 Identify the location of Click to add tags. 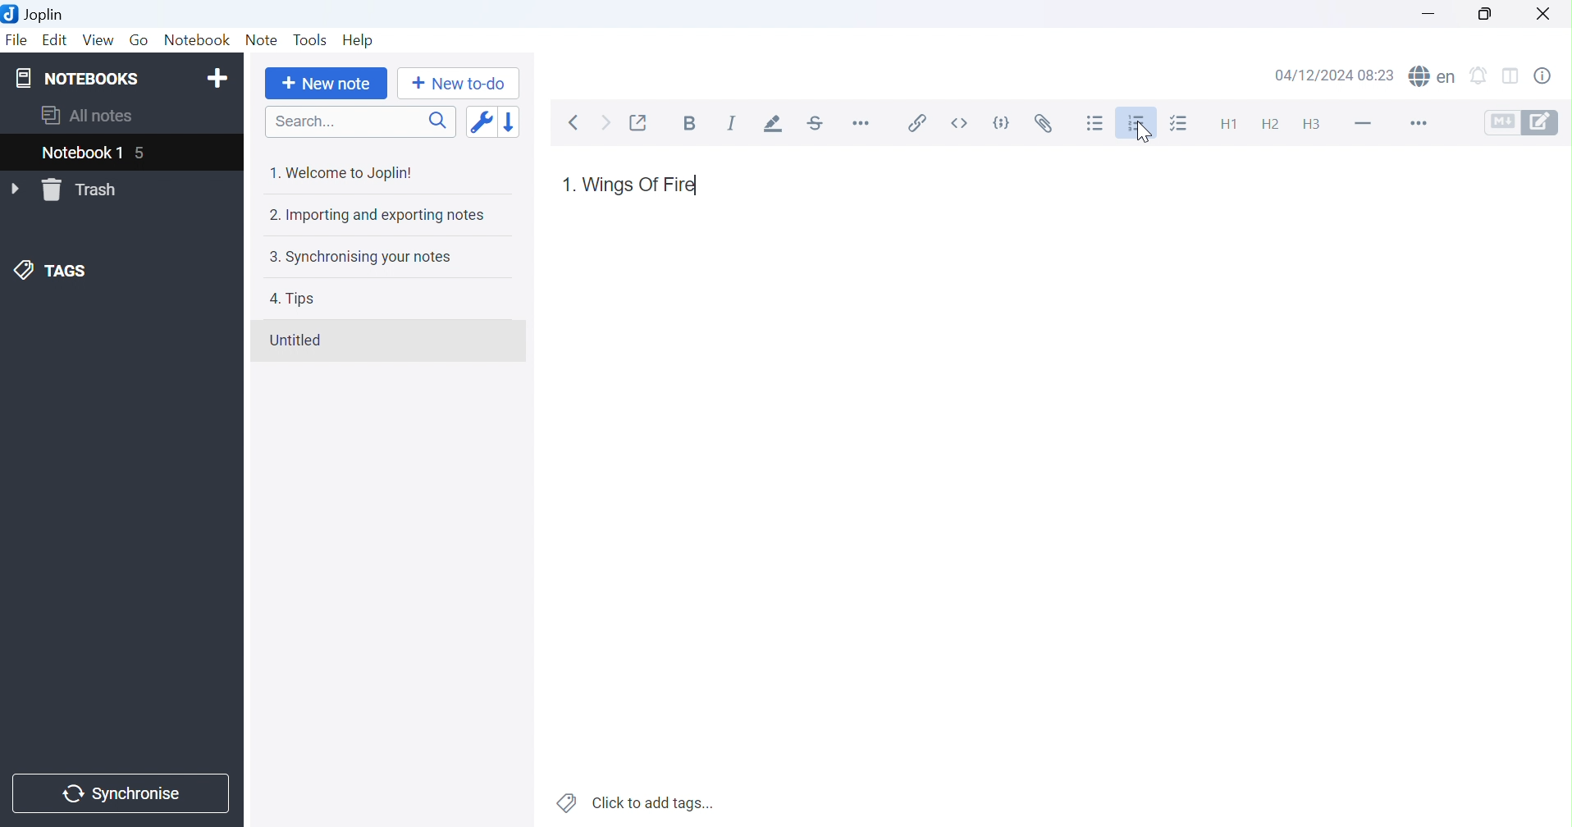
(636, 803).